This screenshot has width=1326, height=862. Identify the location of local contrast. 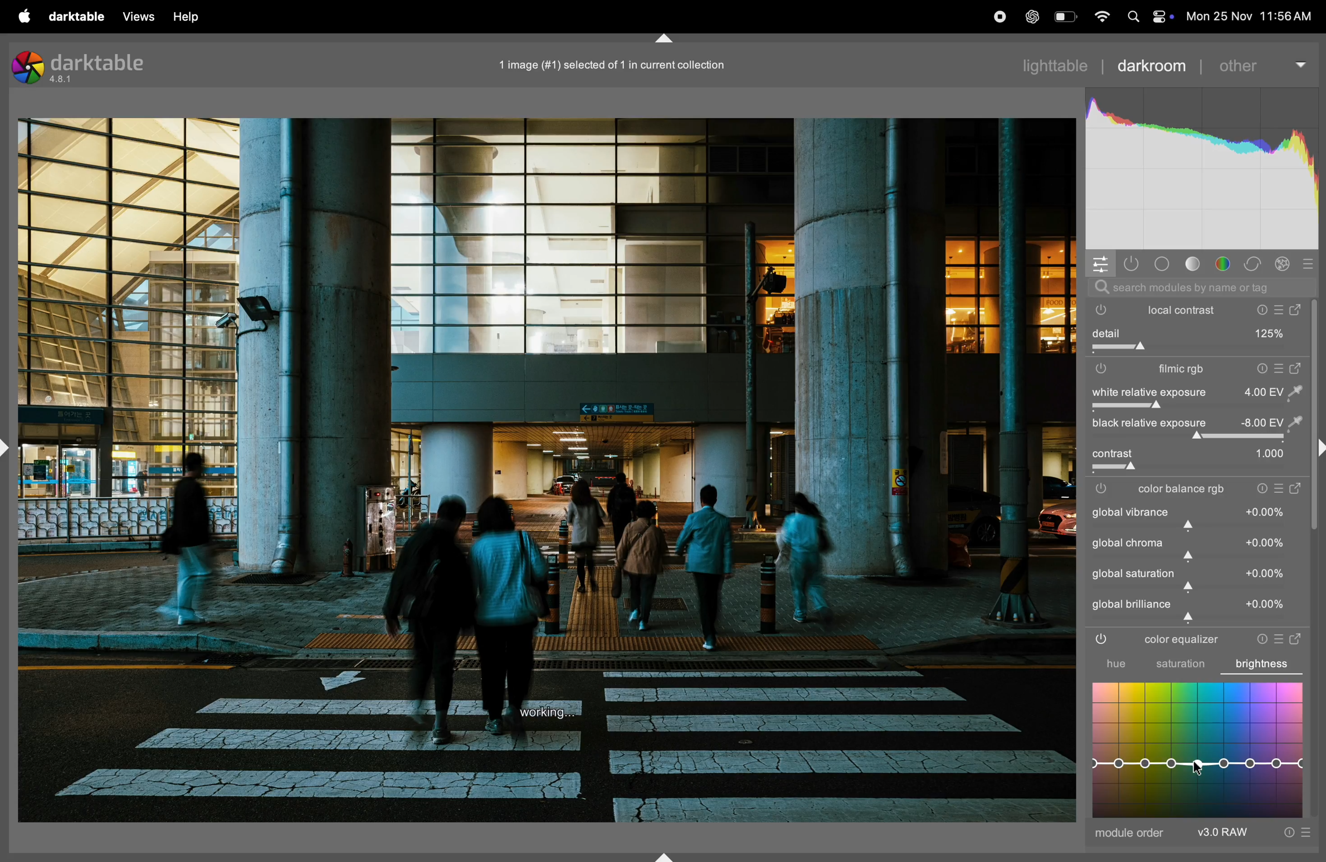
(1226, 309).